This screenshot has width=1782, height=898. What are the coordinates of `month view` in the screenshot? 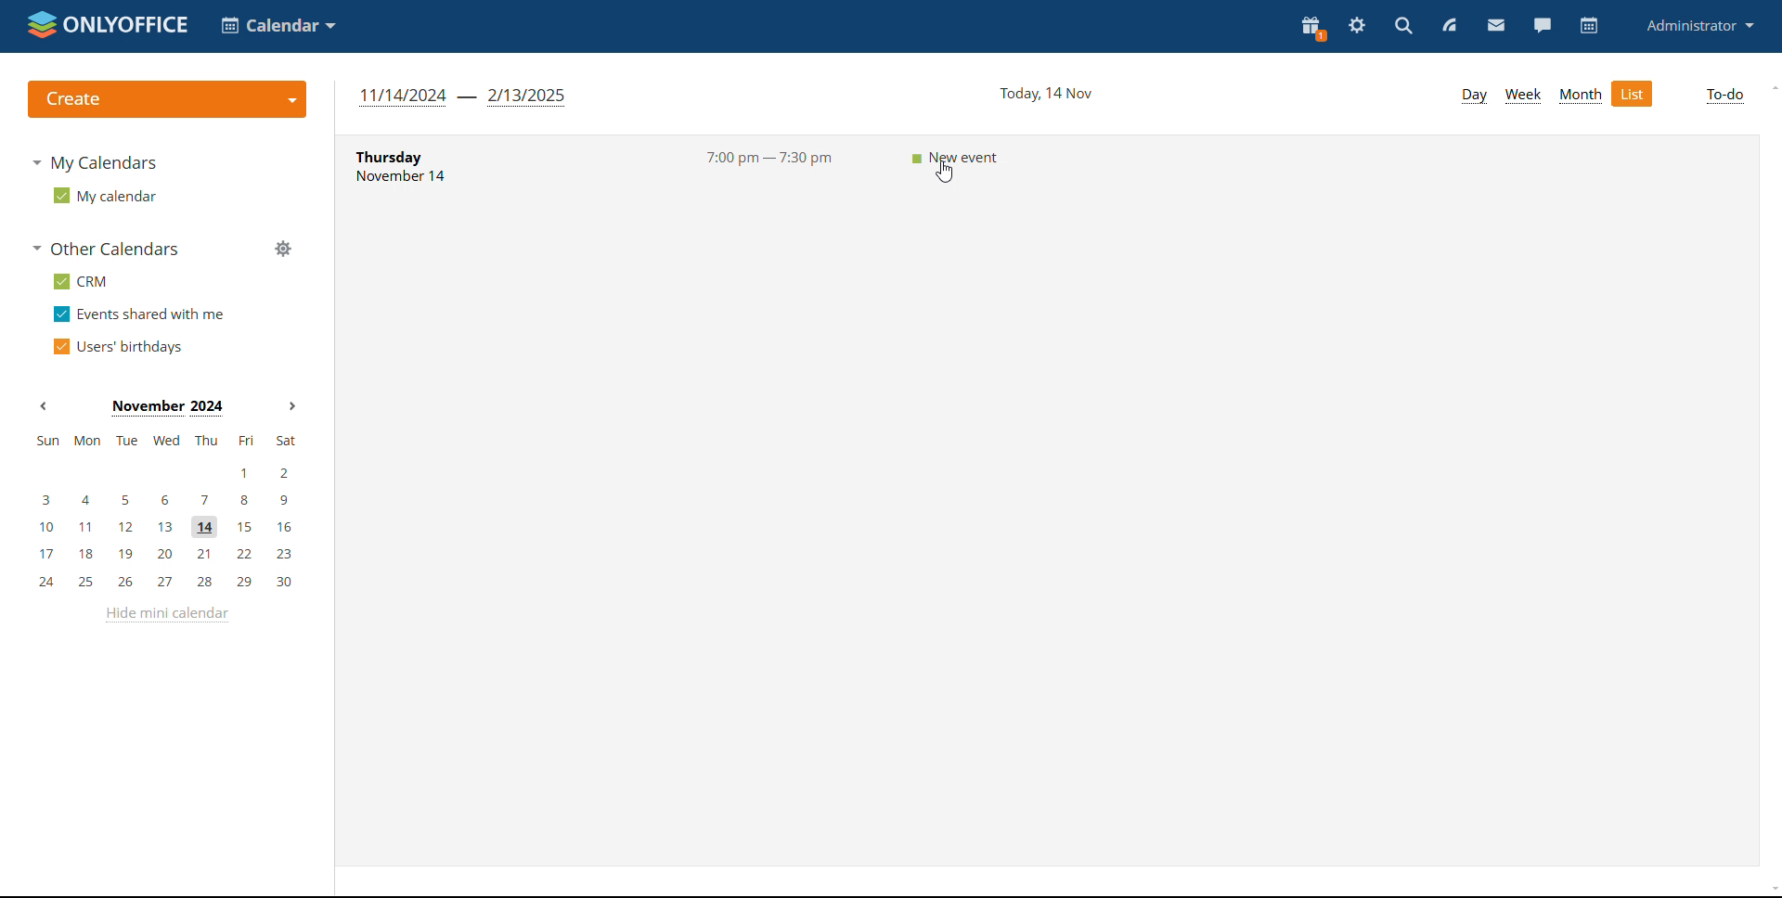 It's located at (1581, 95).